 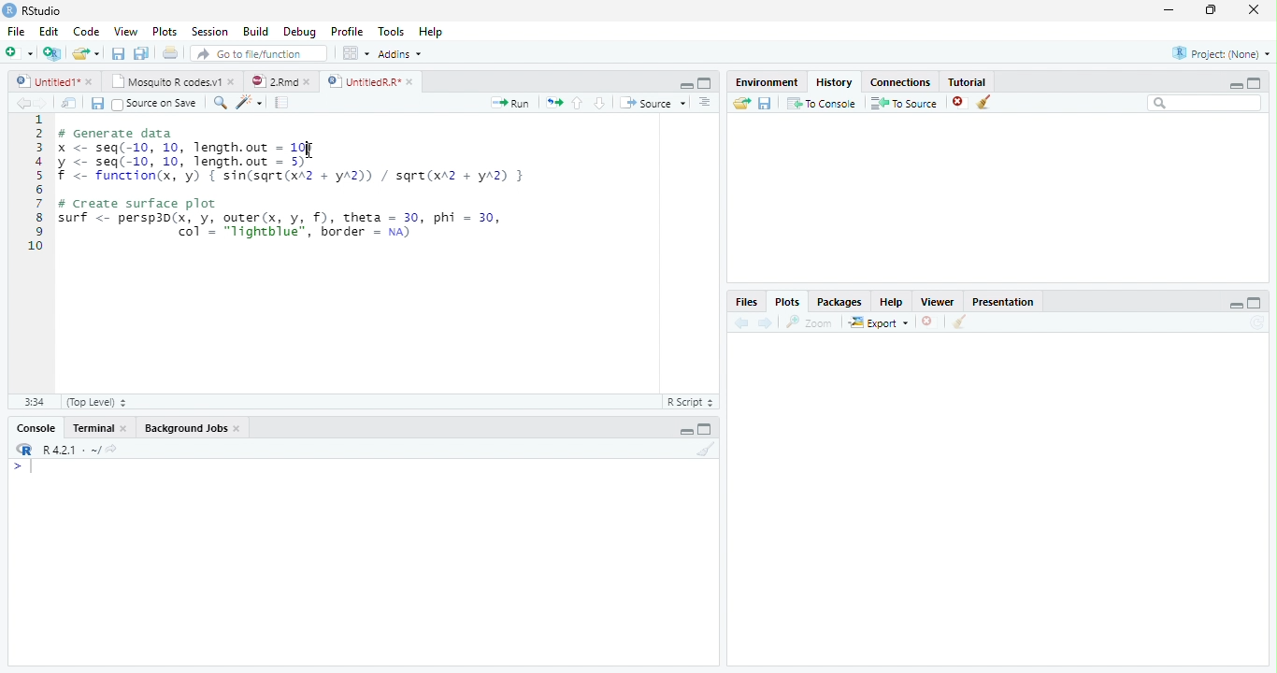 What do you see at coordinates (354, 52) in the screenshot?
I see `Workspace panes` at bounding box center [354, 52].